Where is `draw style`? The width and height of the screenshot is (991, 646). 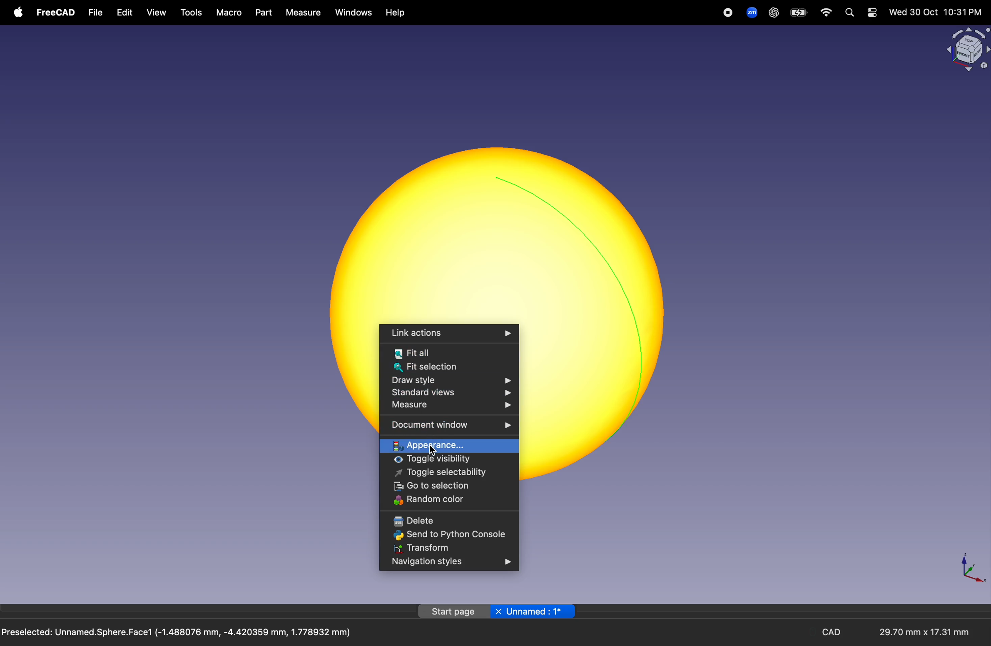 draw style is located at coordinates (450, 380).